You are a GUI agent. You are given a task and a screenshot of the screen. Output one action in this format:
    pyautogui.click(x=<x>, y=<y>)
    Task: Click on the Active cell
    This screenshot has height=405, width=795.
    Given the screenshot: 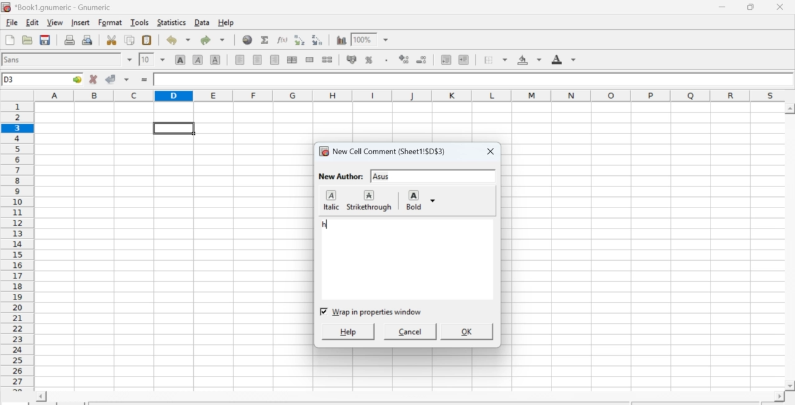 What is the action you would take?
    pyautogui.click(x=43, y=80)
    